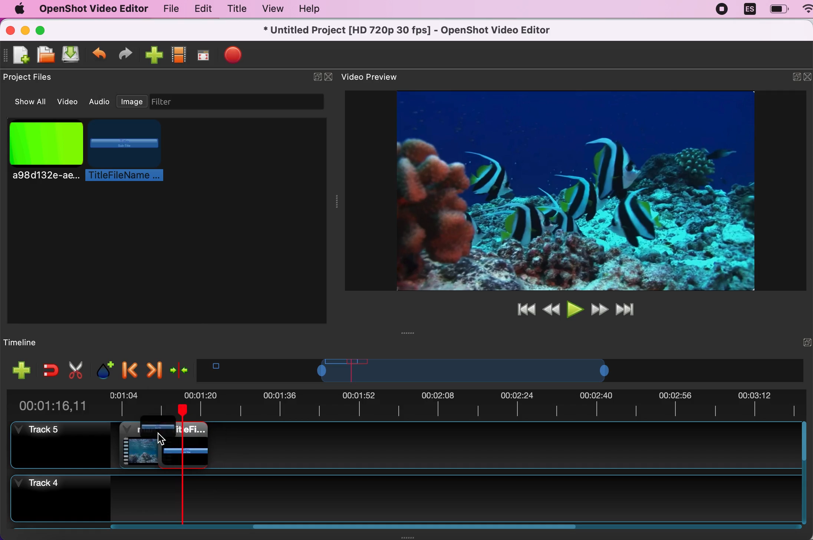  Describe the element at coordinates (20, 370) in the screenshot. I see `add track` at that location.